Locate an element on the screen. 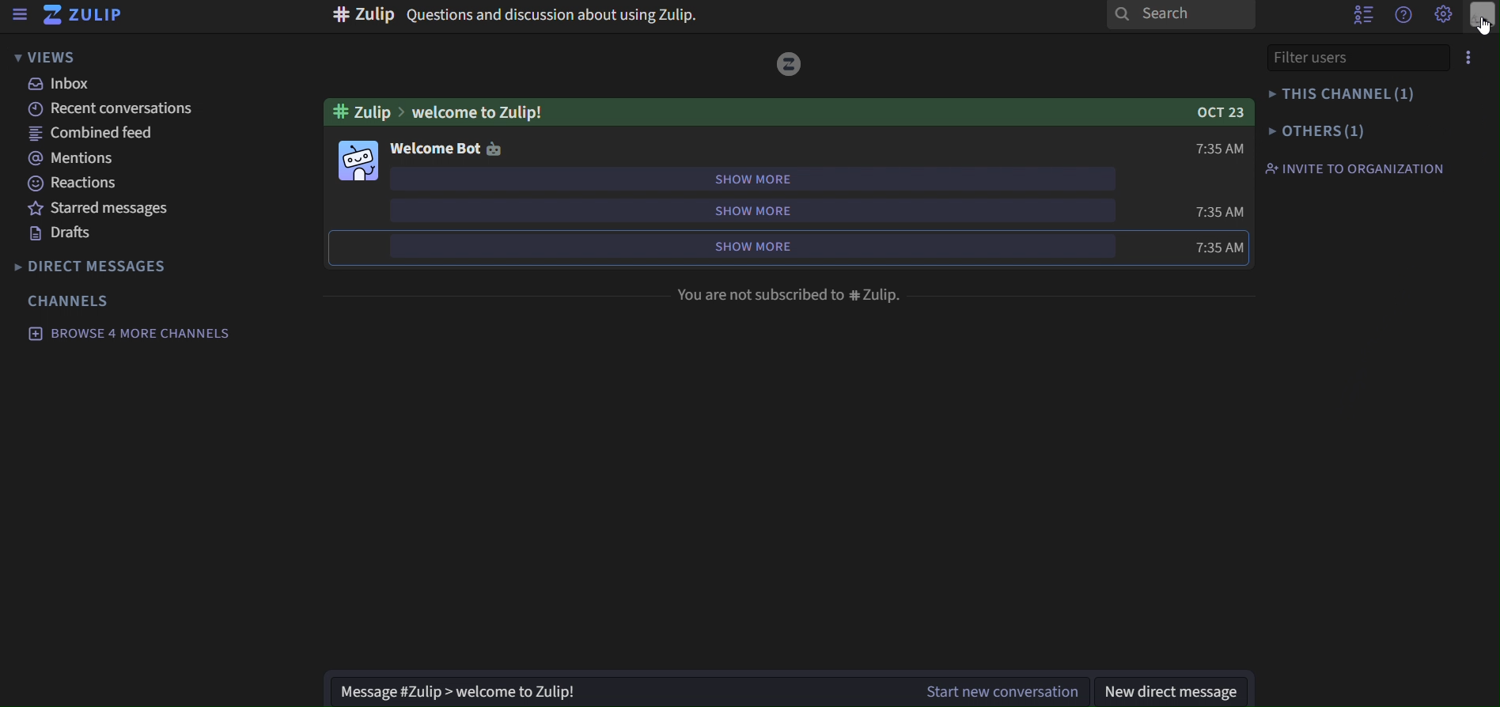 This screenshot has height=707, width=1500. 7:35 AM is located at coordinates (1221, 147).